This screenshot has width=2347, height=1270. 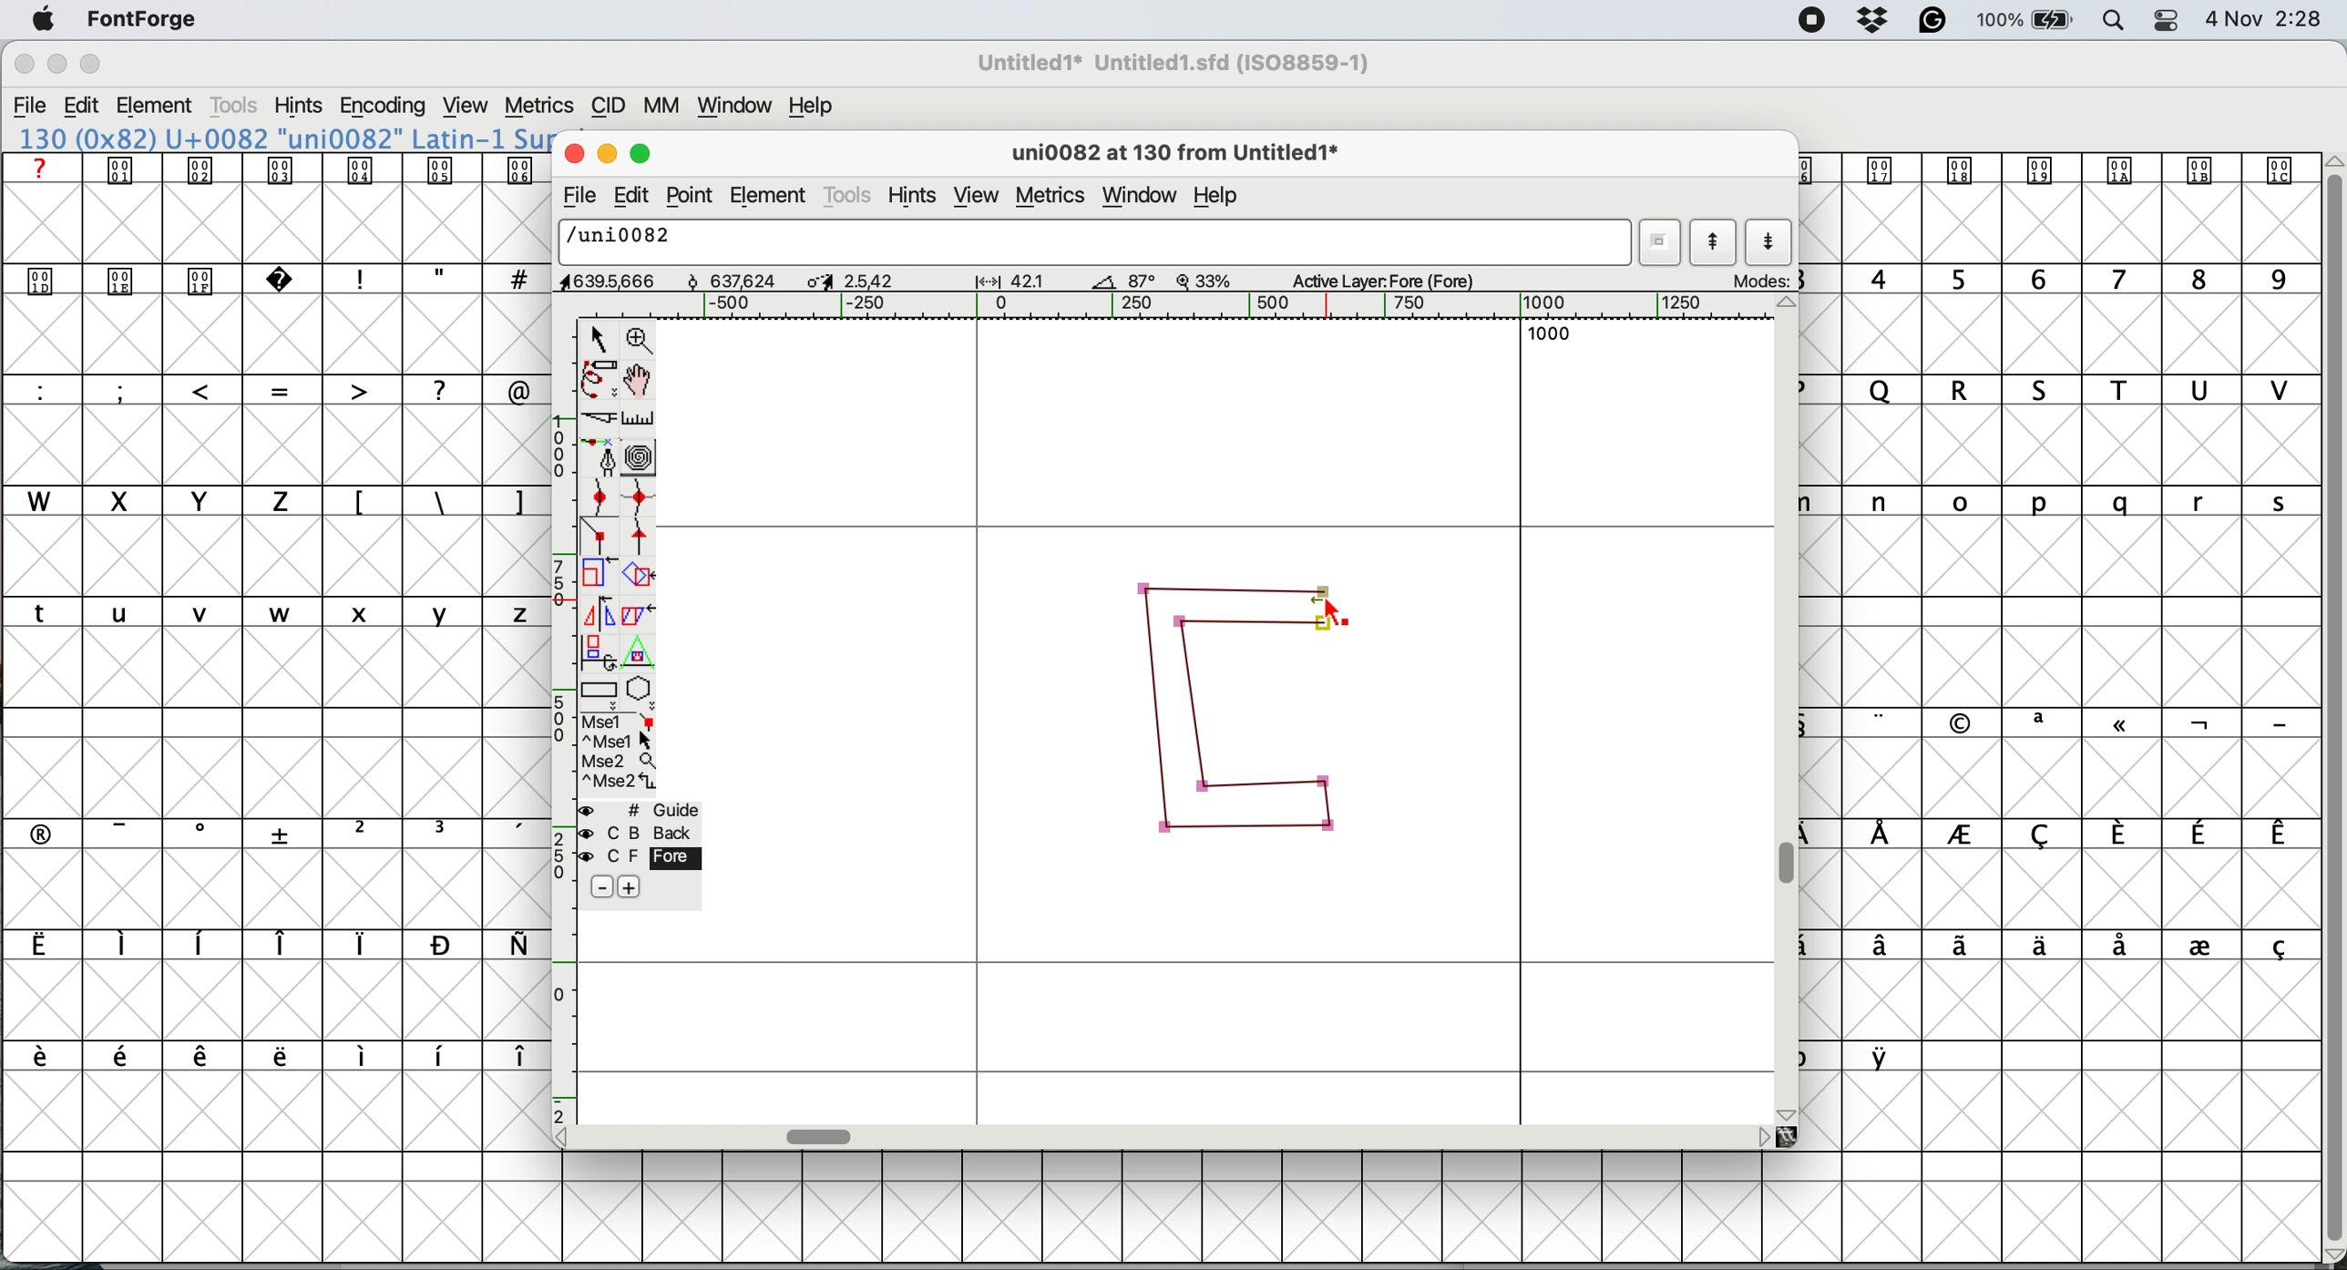 What do you see at coordinates (1401, 279) in the screenshot?
I see `active layer` at bounding box center [1401, 279].